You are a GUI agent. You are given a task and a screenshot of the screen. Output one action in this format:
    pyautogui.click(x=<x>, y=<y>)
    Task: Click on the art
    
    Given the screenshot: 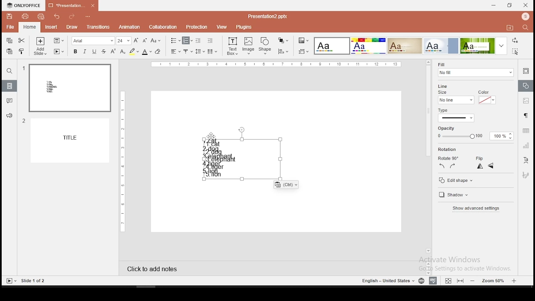 What is the action you would take?
    pyautogui.click(x=527, y=175)
    